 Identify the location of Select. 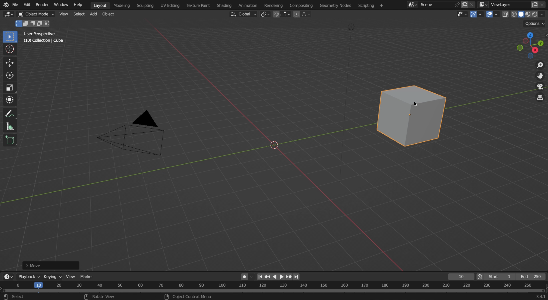
(79, 14).